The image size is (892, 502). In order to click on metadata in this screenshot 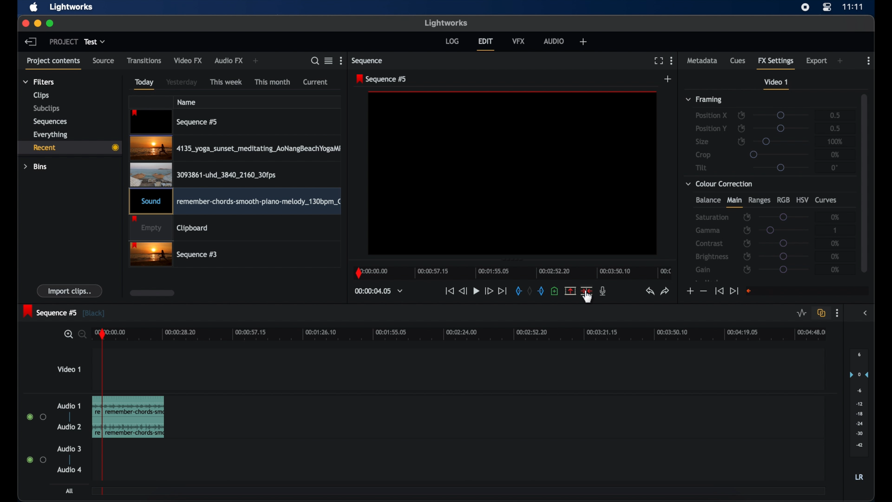, I will do `click(702, 60)`.